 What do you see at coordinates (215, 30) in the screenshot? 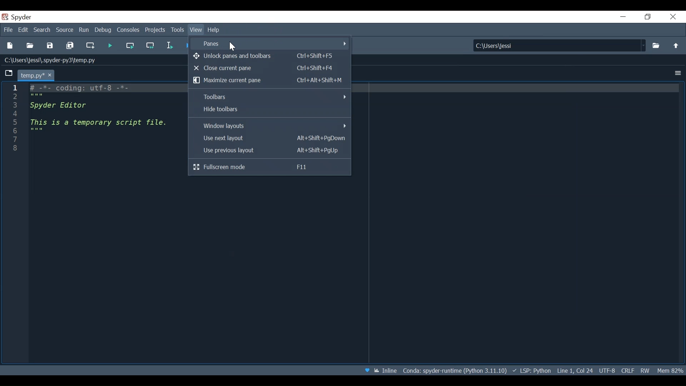
I see `Help` at bounding box center [215, 30].